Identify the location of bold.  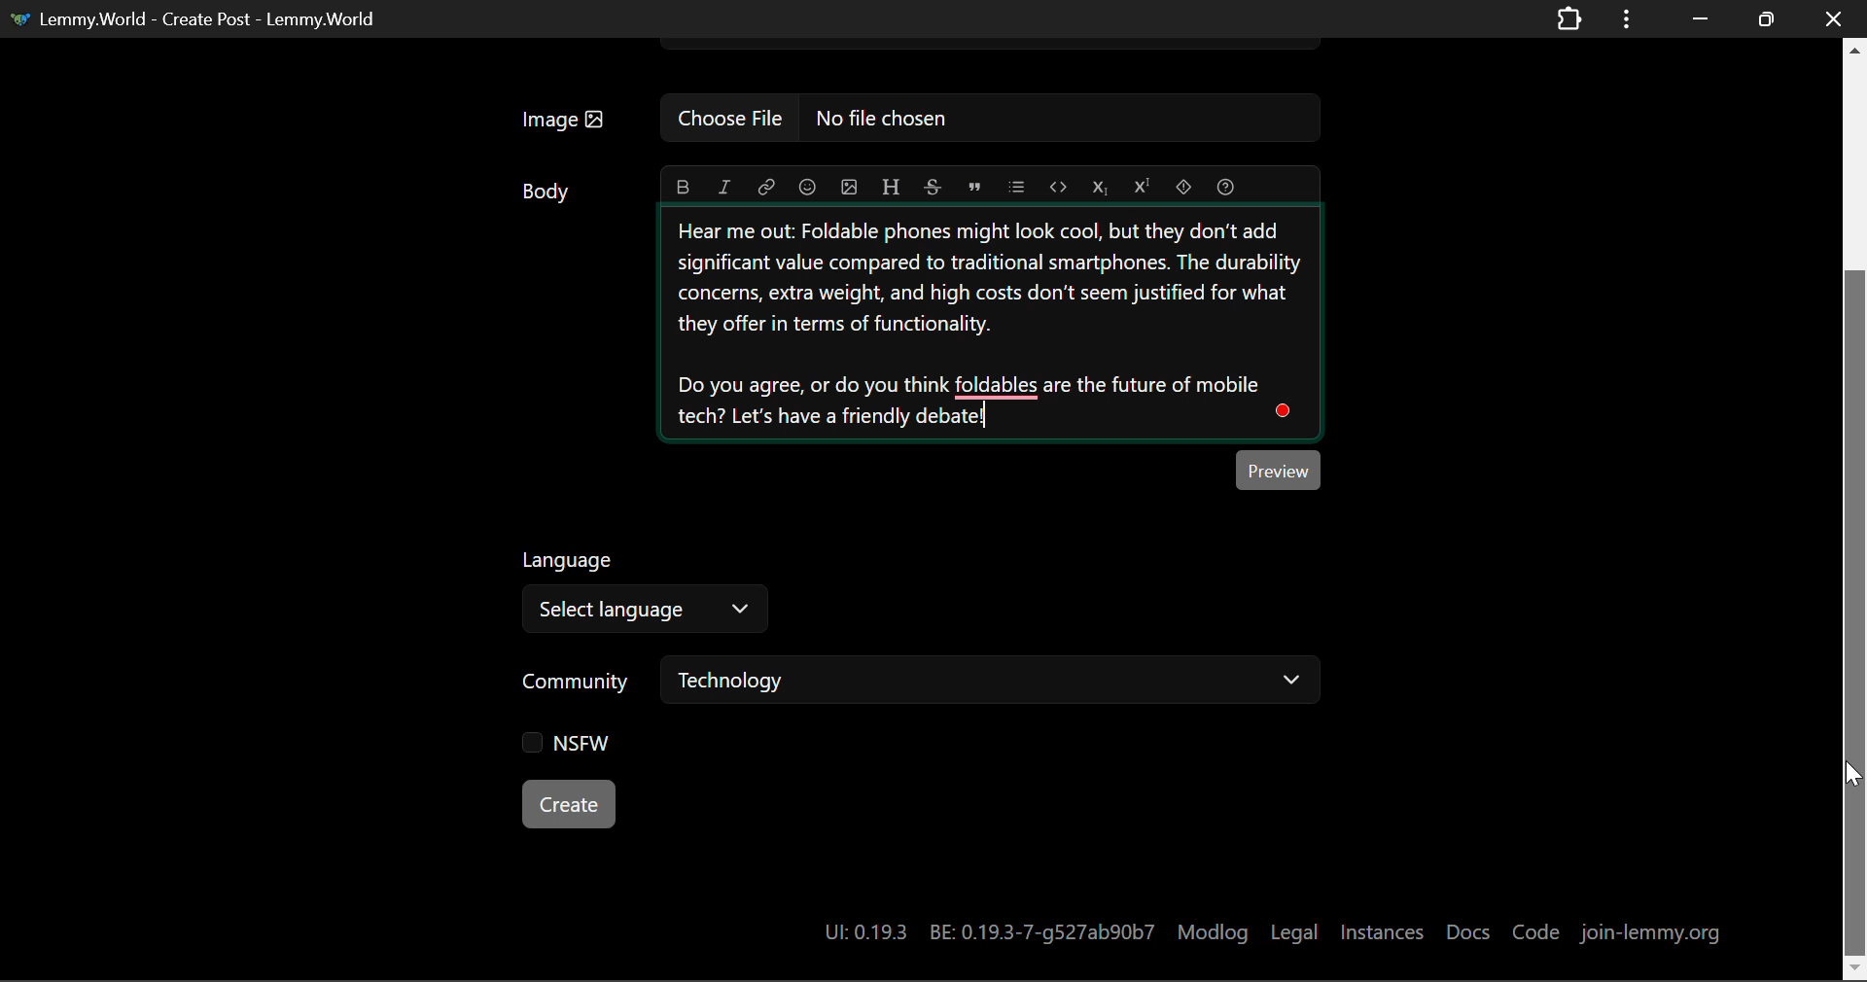
(682, 185).